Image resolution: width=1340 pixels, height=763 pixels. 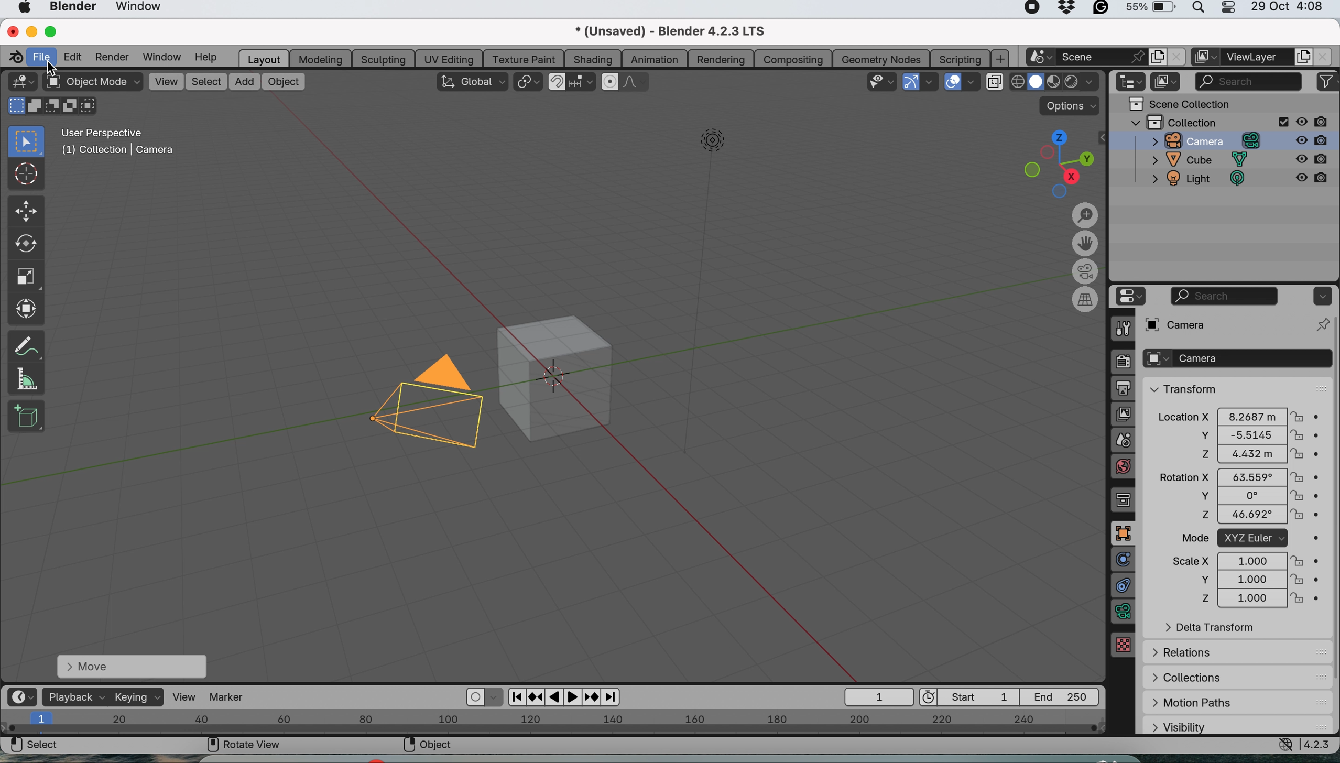 What do you see at coordinates (1072, 106) in the screenshot?
I see `options` at bounding box center [1072, 106].